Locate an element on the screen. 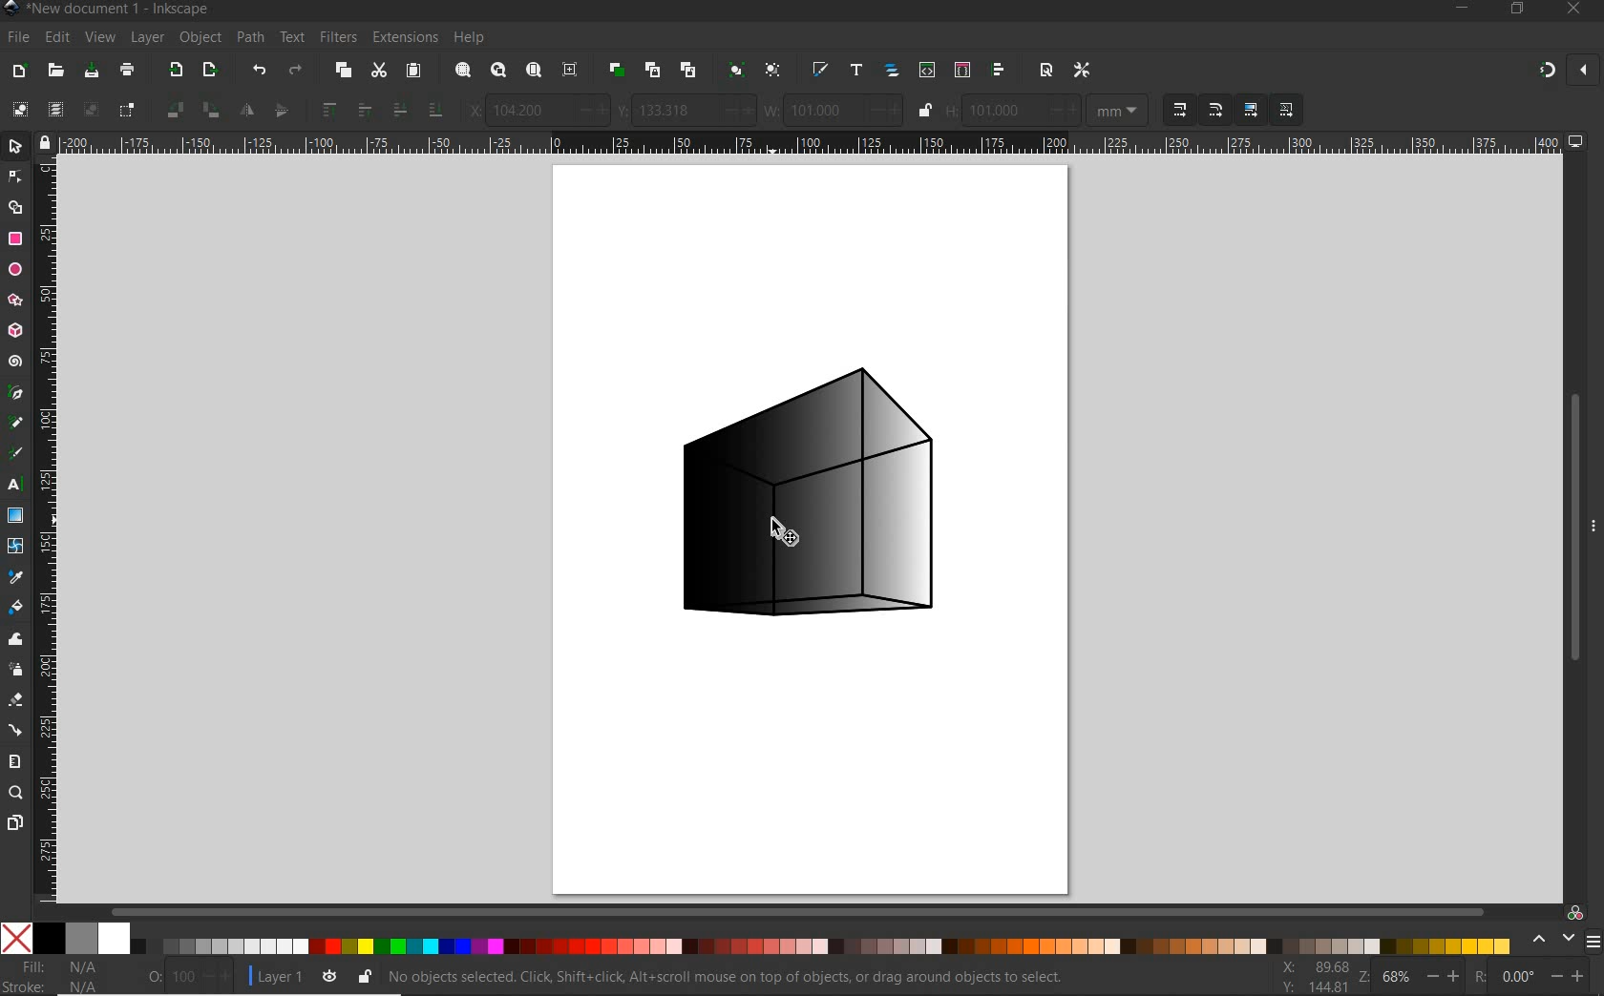  menu is located at coordinates (1593, 941).